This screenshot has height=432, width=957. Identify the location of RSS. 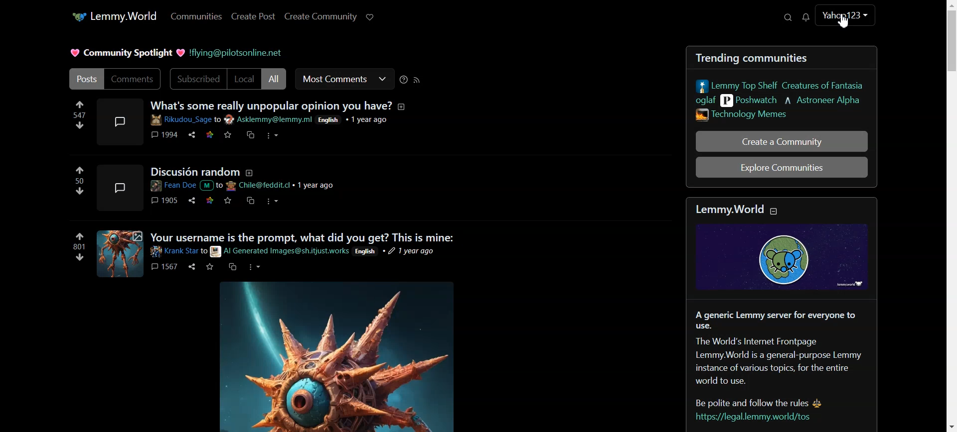
(417, 81).